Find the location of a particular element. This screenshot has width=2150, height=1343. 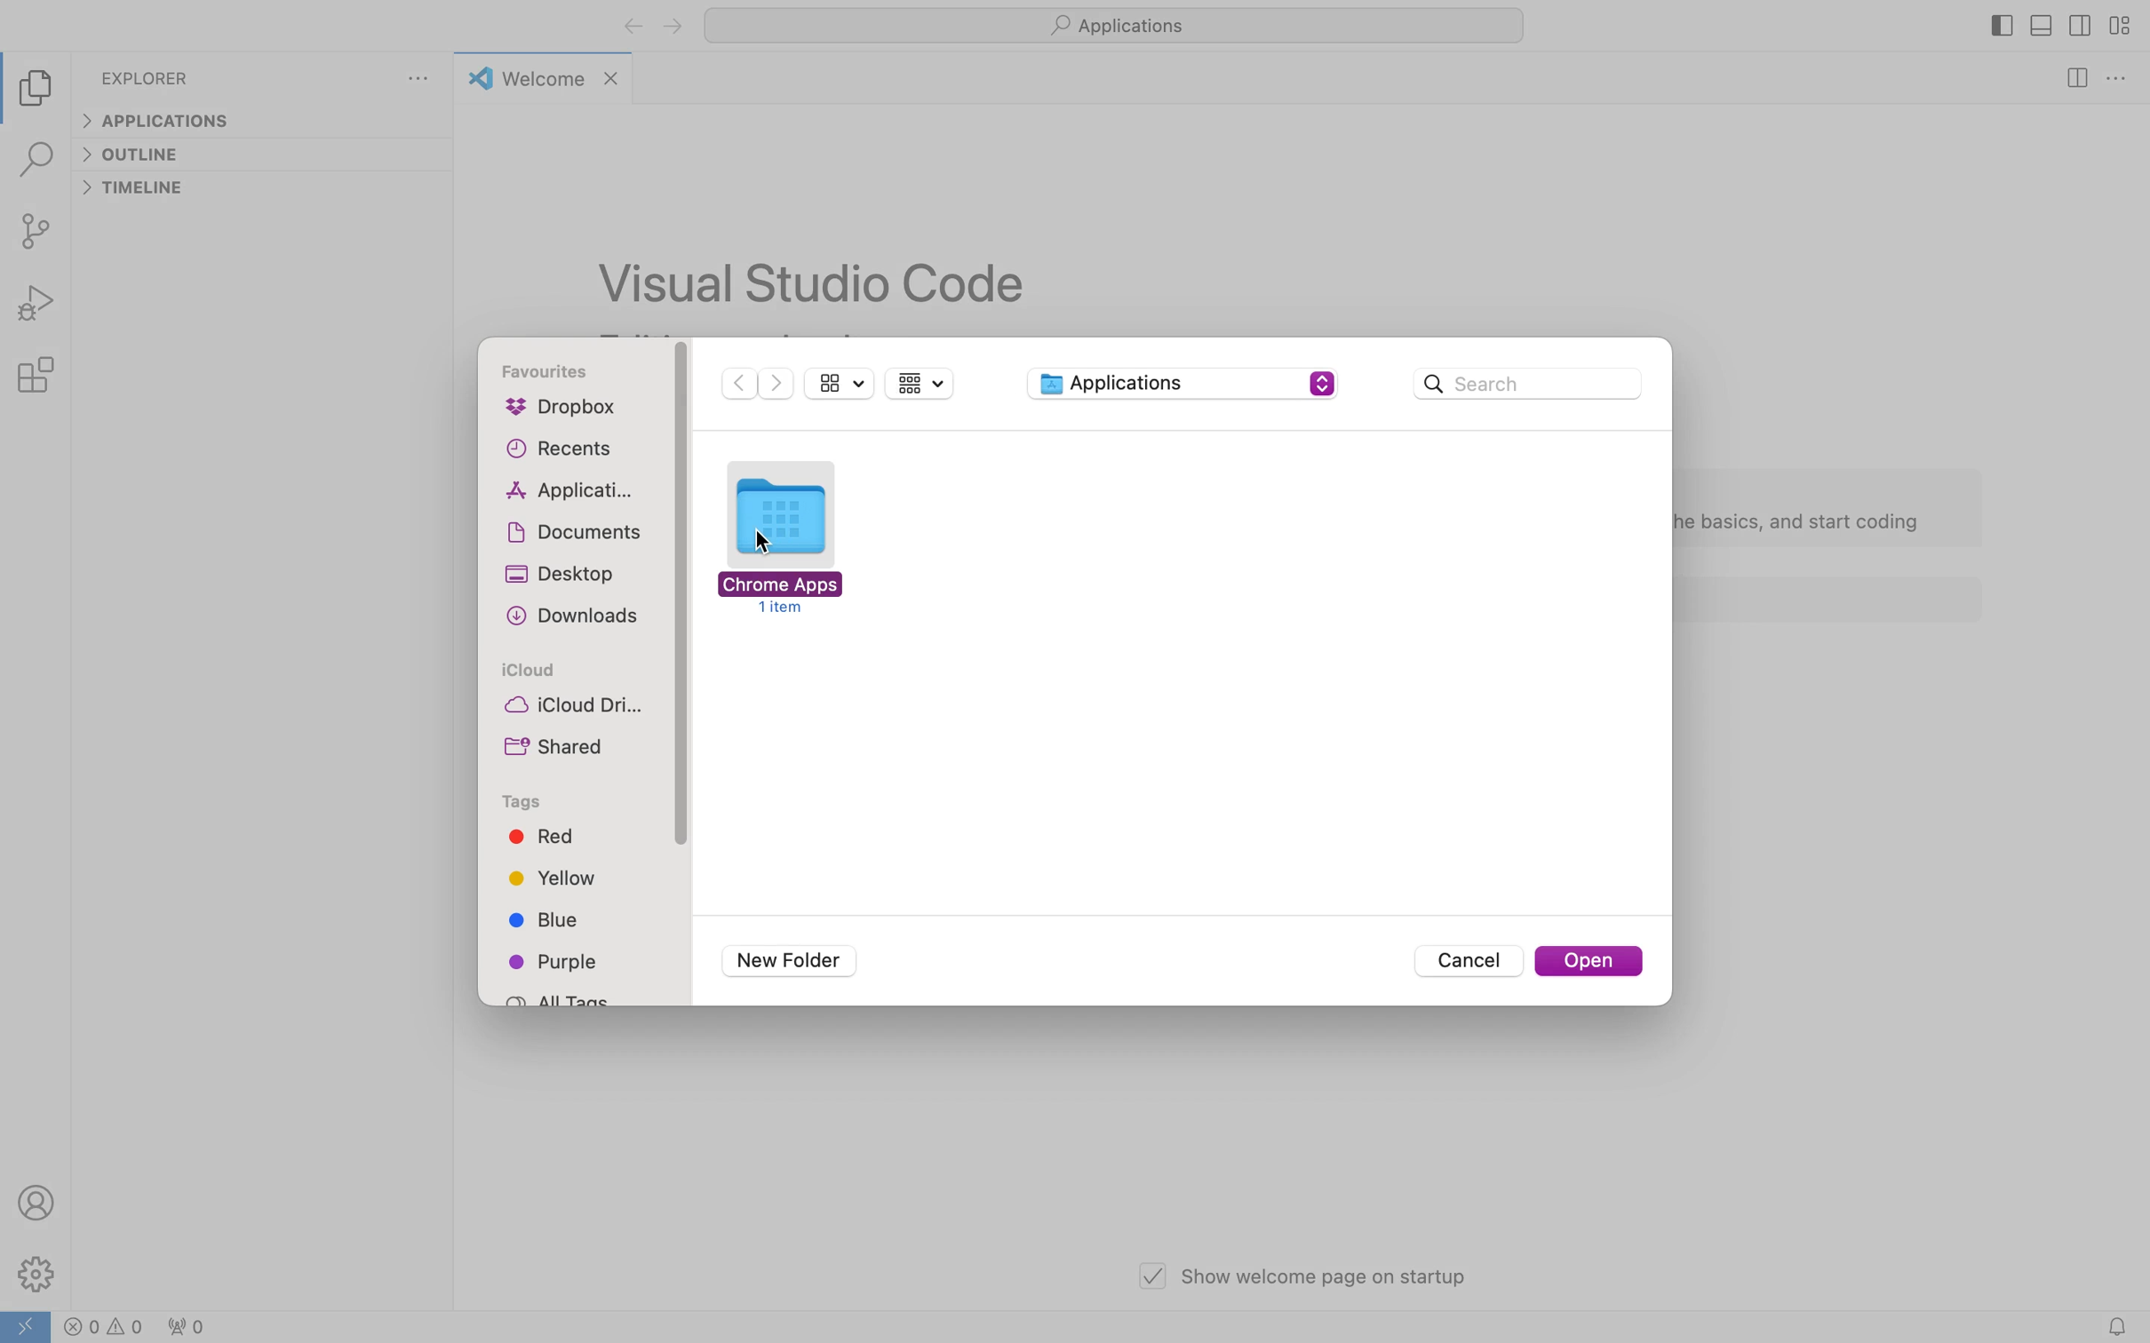

applications is located at coordinates (571, 492).